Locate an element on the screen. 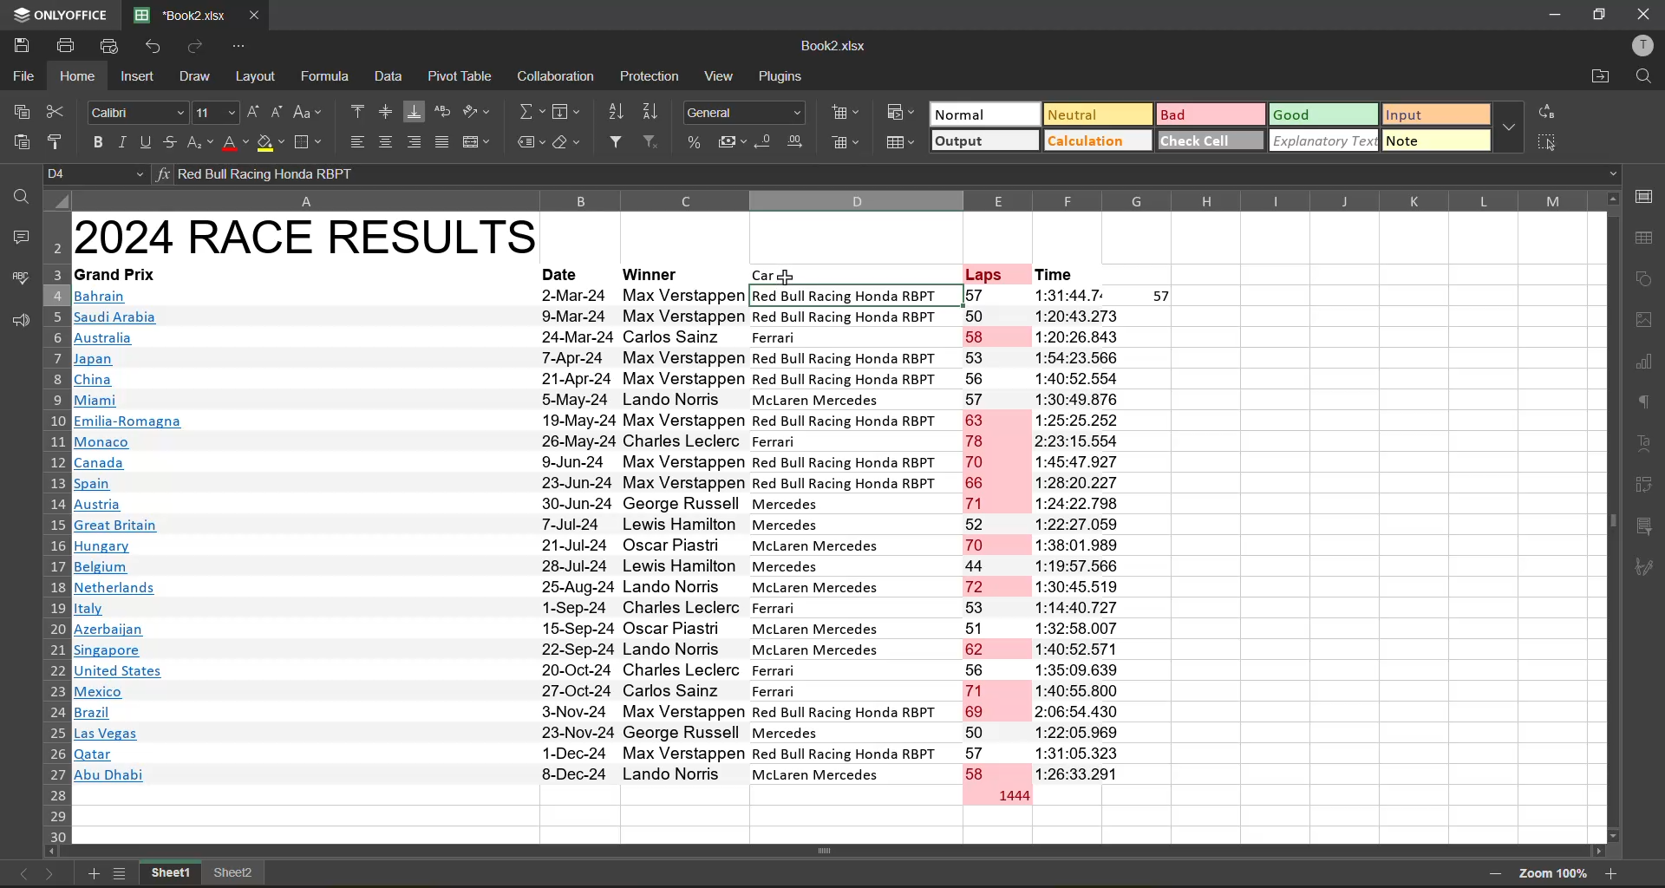  align bottom is located at coordinates (413, 110).